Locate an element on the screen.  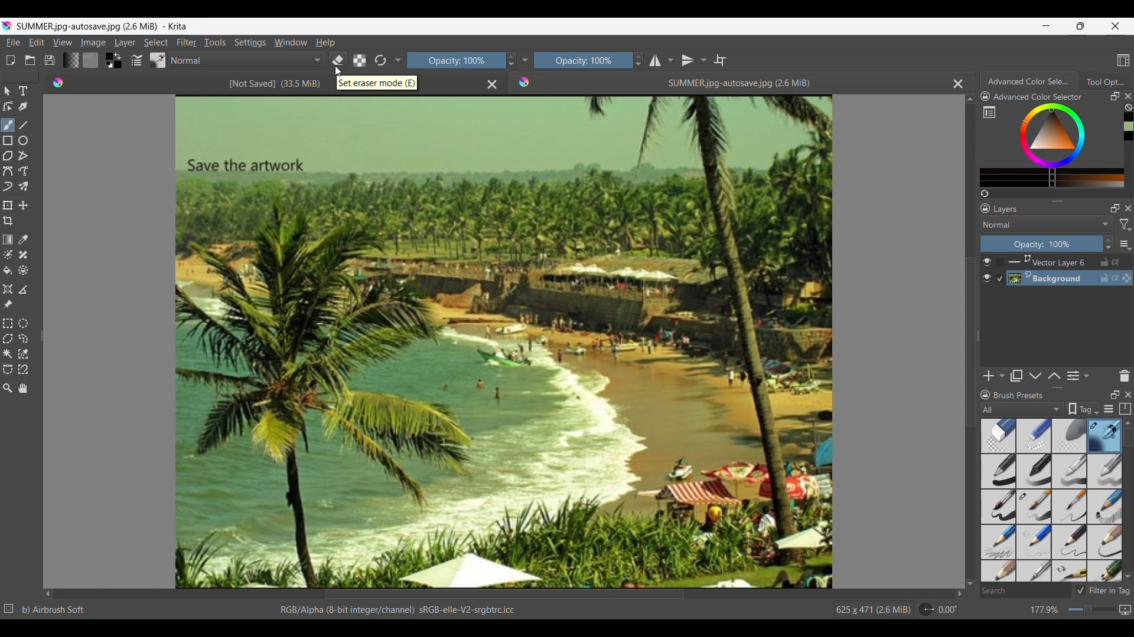
Filter options is located at coordinates (1126, 225).